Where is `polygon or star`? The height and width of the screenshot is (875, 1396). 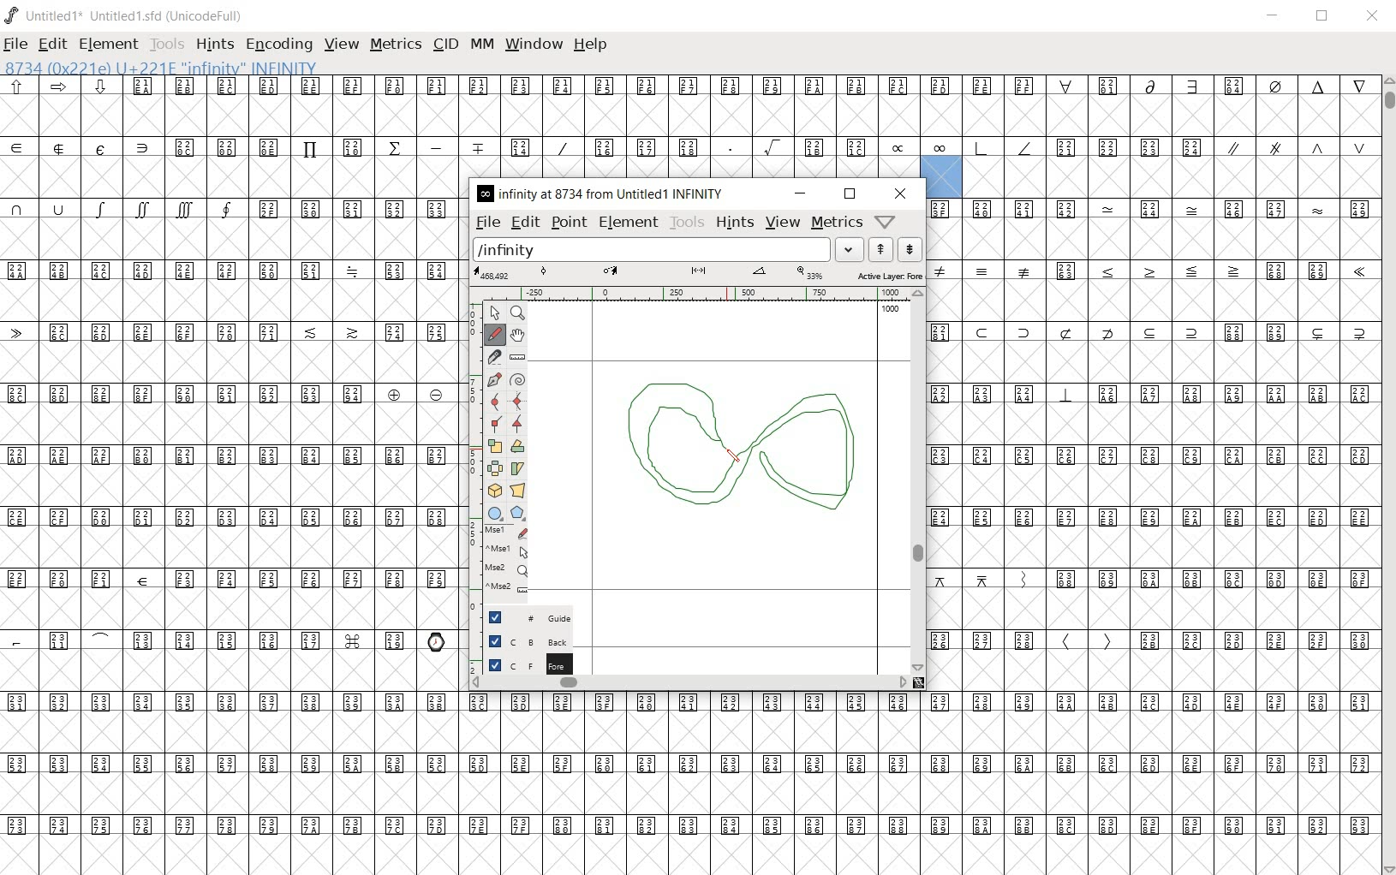 polygon or star is located at coordinates (519, 512).